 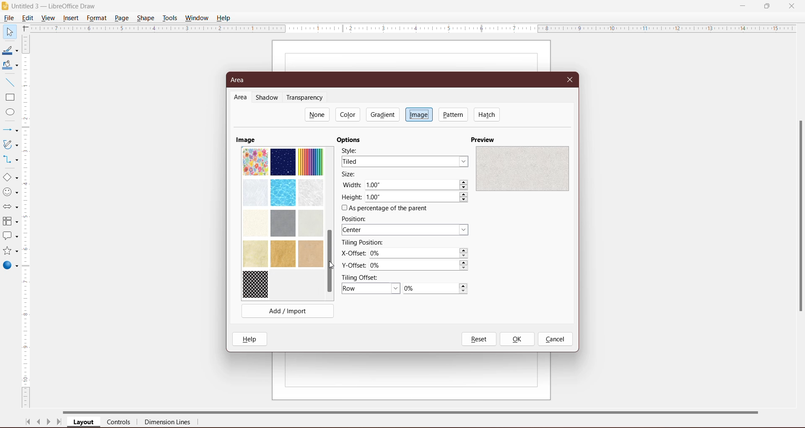 I want to click on Format, so click(x=96, y=18).